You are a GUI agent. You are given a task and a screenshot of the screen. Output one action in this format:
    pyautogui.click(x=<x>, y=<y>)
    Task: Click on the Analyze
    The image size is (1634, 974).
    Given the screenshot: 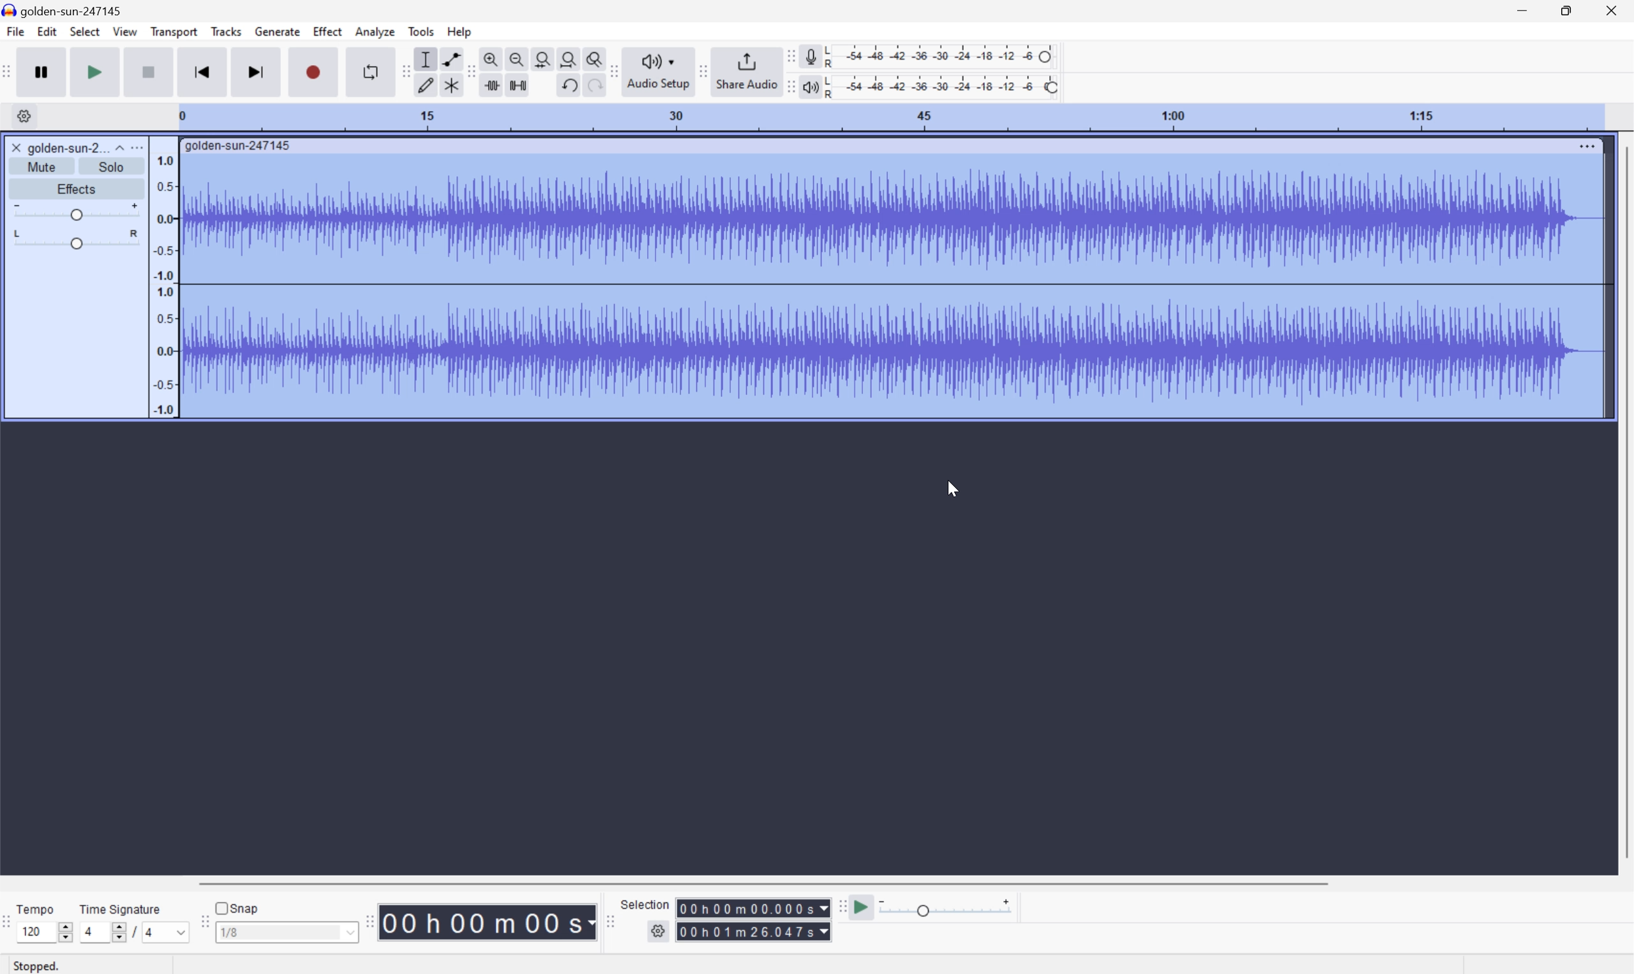 What is the action you would take?
    pyautogui.click(x=374, y=32)
    